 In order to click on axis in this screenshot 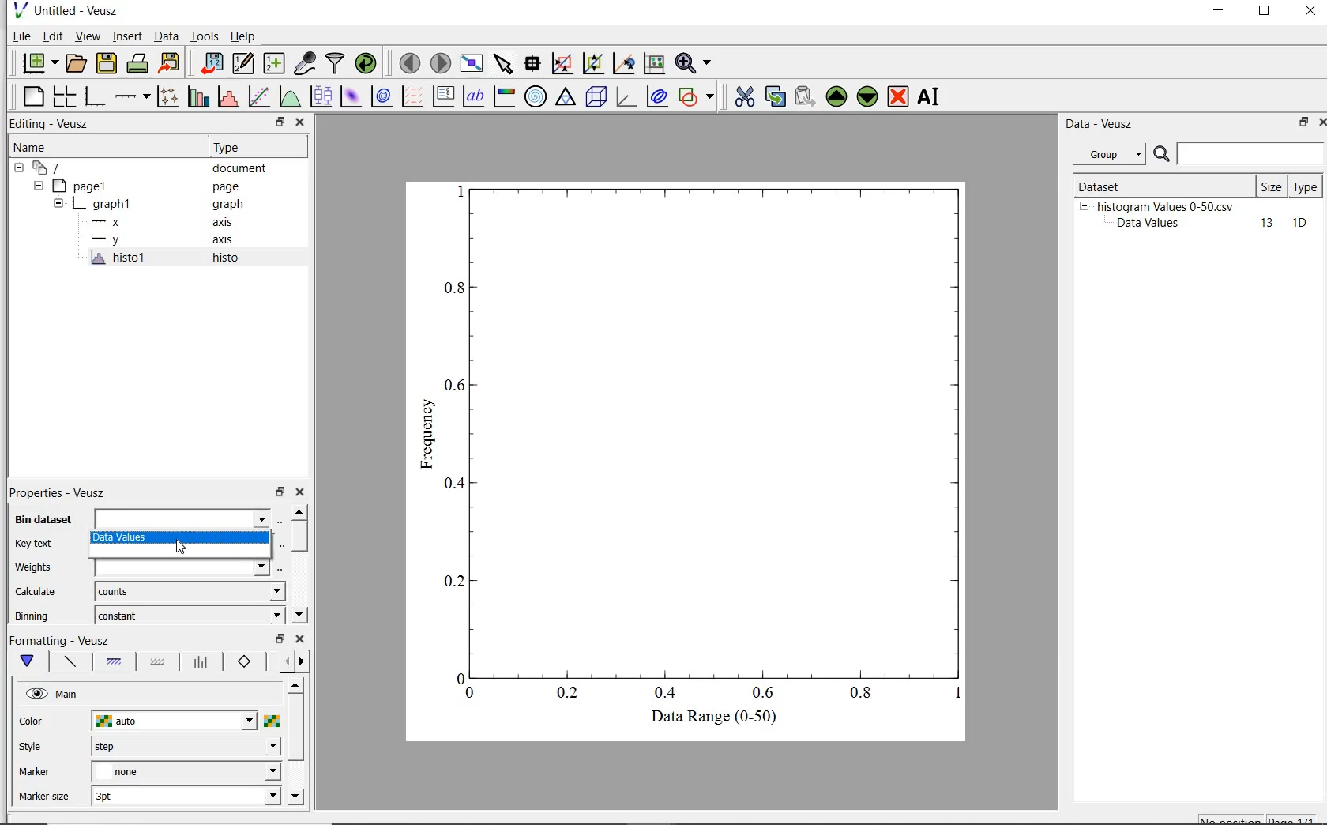, I will do `click(227, 241)`.